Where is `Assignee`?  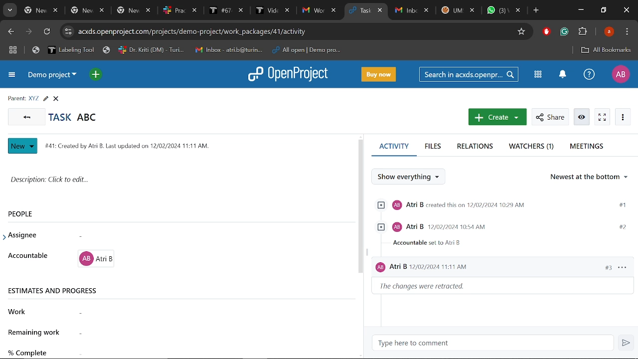 Assignee is located at coordinates (29, 235).